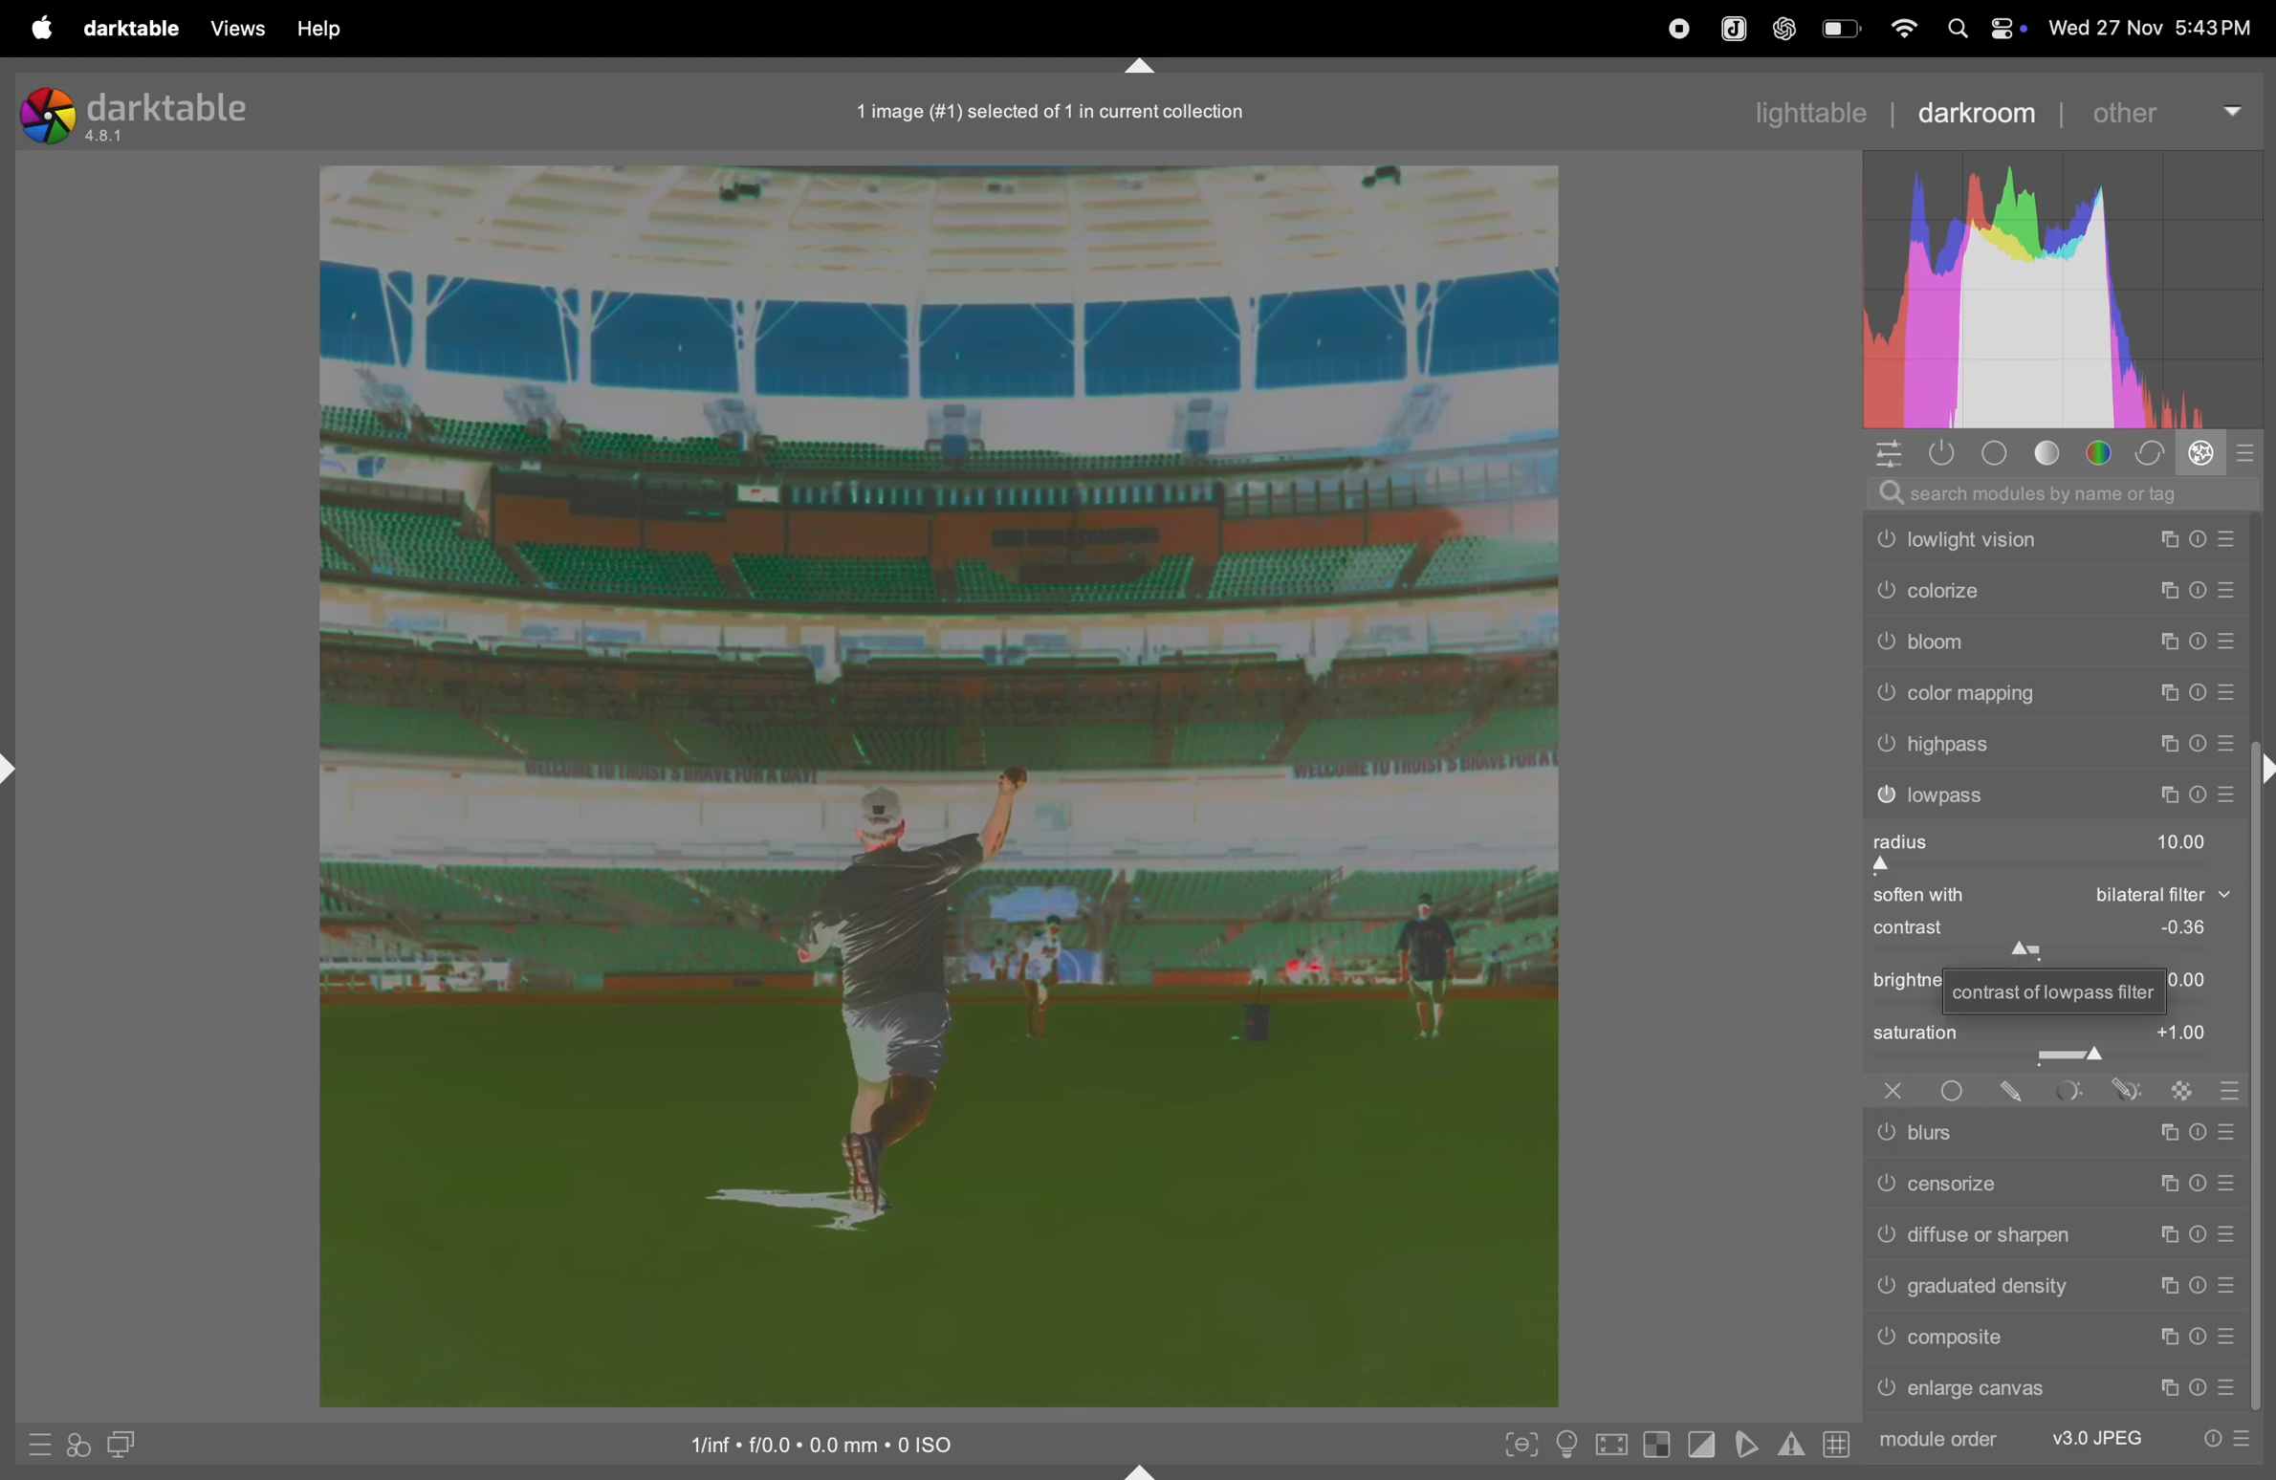 This screenshot has width=2276, height=1480. Describe the element at coordinates (1747, 1444) in the screenshot. I see `toggle soft proffing` at that location.